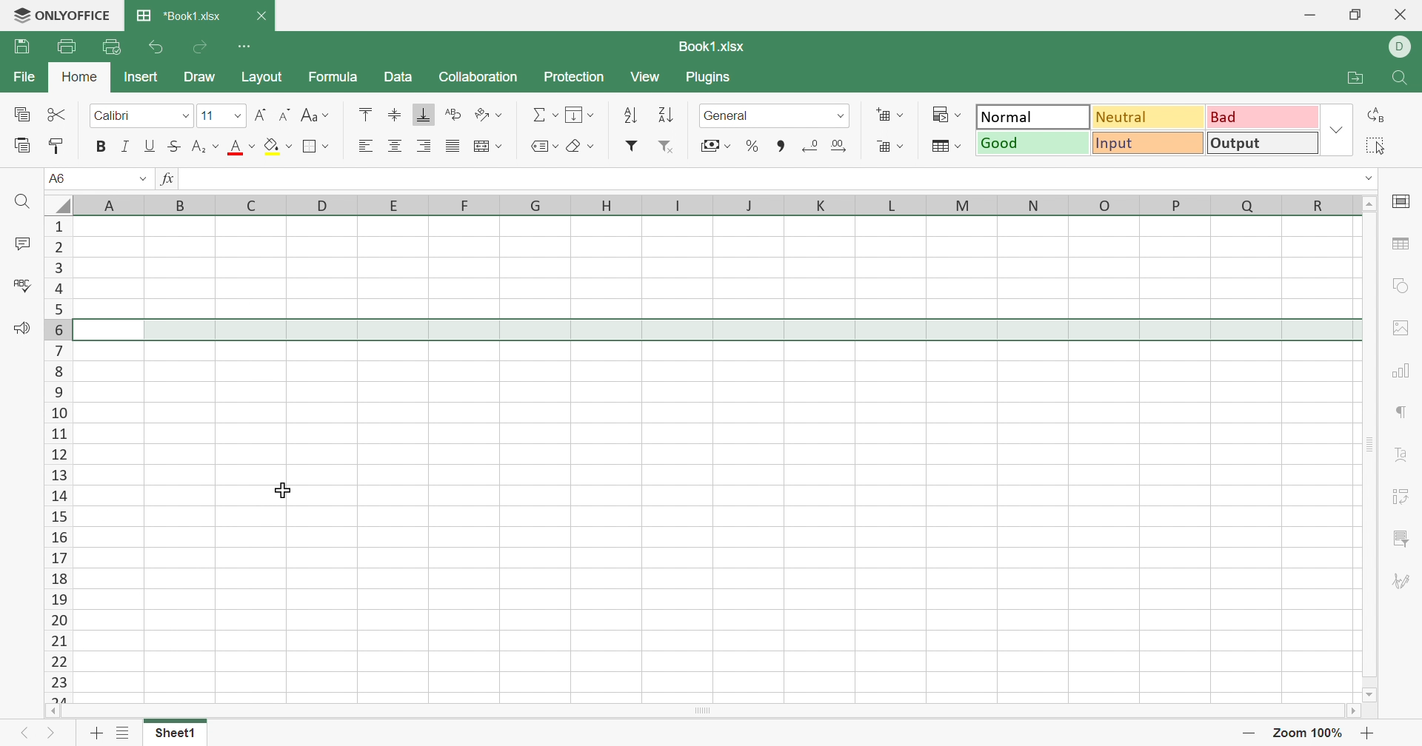 The height and width of the screenshot is (746, 1422). What do you see at coordinates (491, 112) in the screenshot?
I see `Orientation` at bounding box center [491, 112].